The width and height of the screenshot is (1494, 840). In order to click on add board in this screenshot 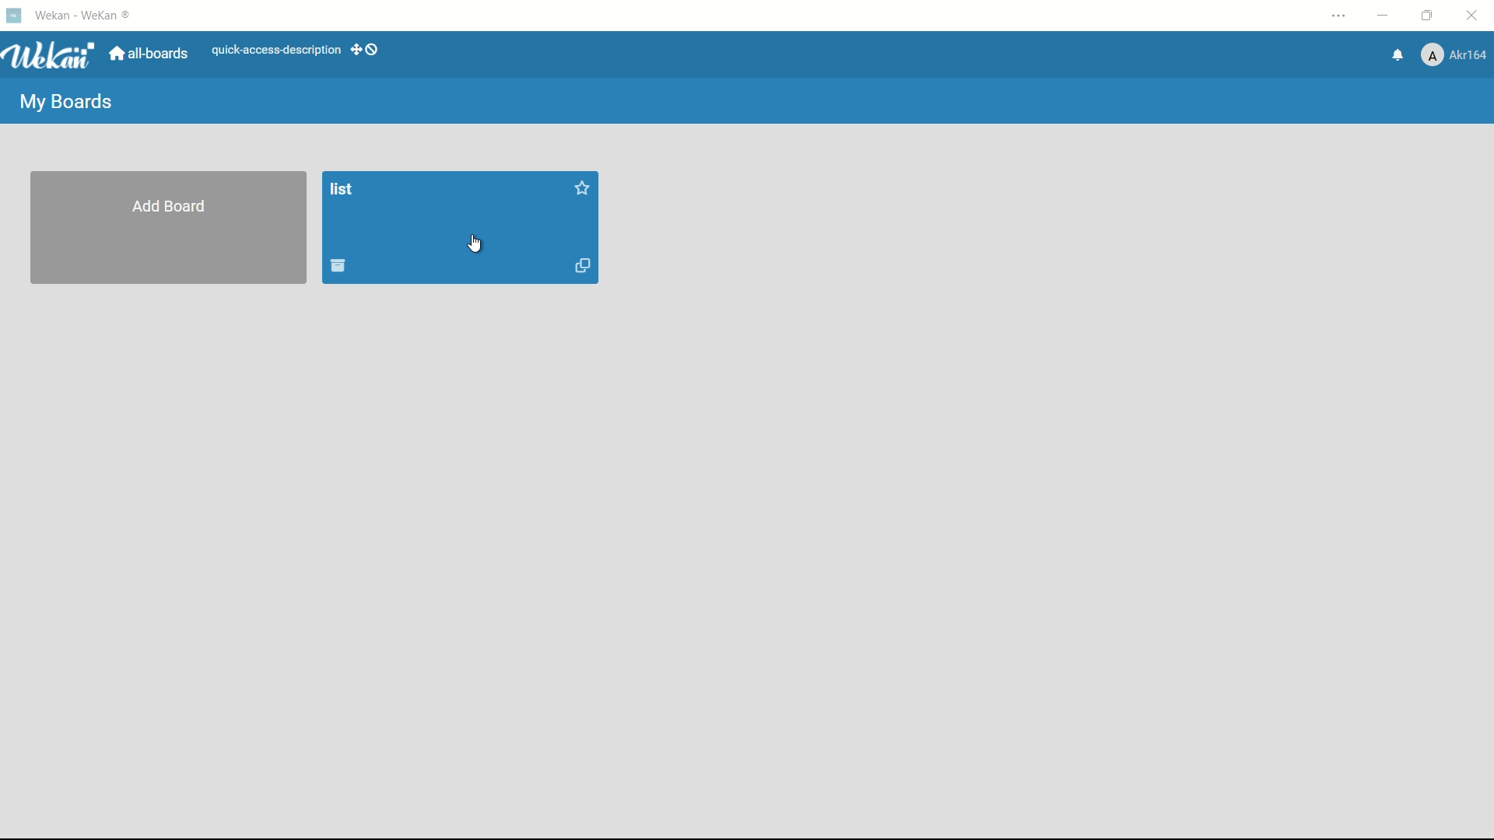, I will do `click(170, 206)`.